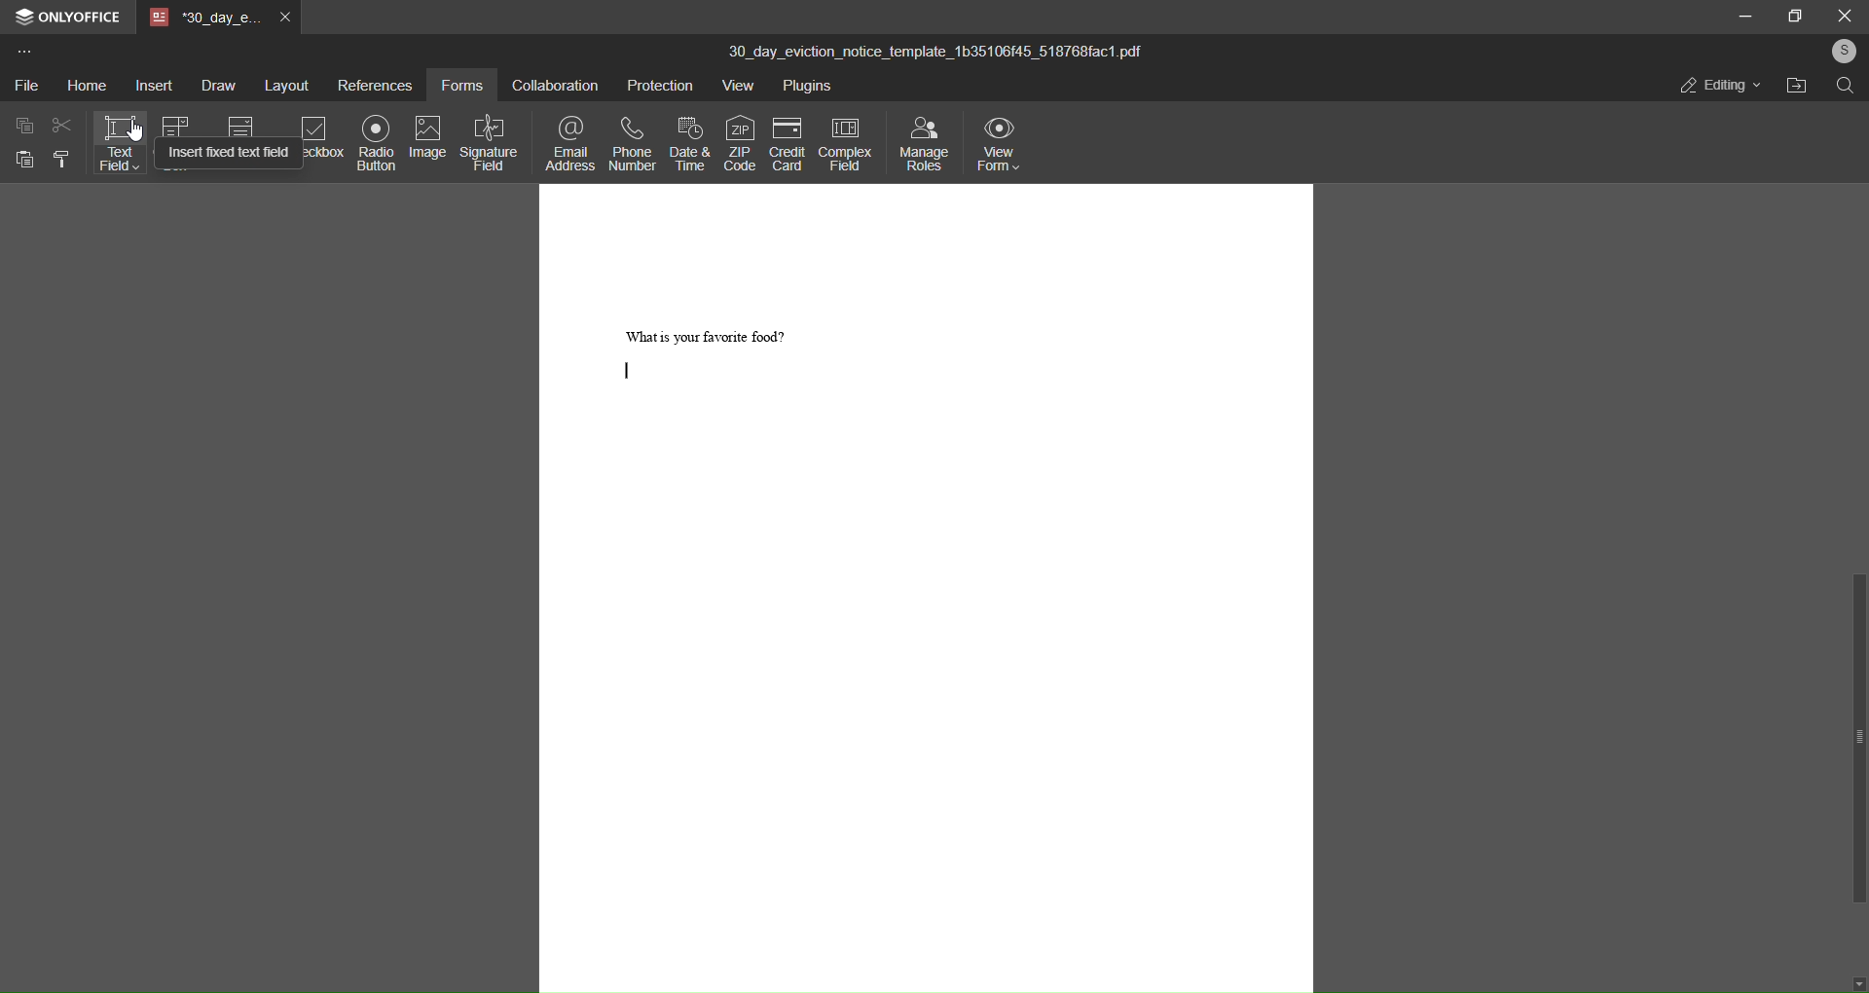 The width and height of the screenshot is (1869, 993). Describe the element at coordinates (284, 19) in the screenshot. I see `close tab` at that location.